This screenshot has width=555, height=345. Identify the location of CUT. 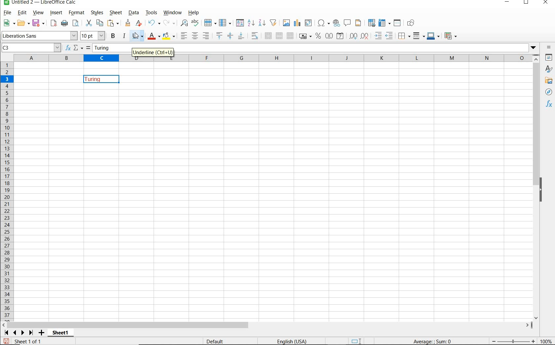
(89, 23).